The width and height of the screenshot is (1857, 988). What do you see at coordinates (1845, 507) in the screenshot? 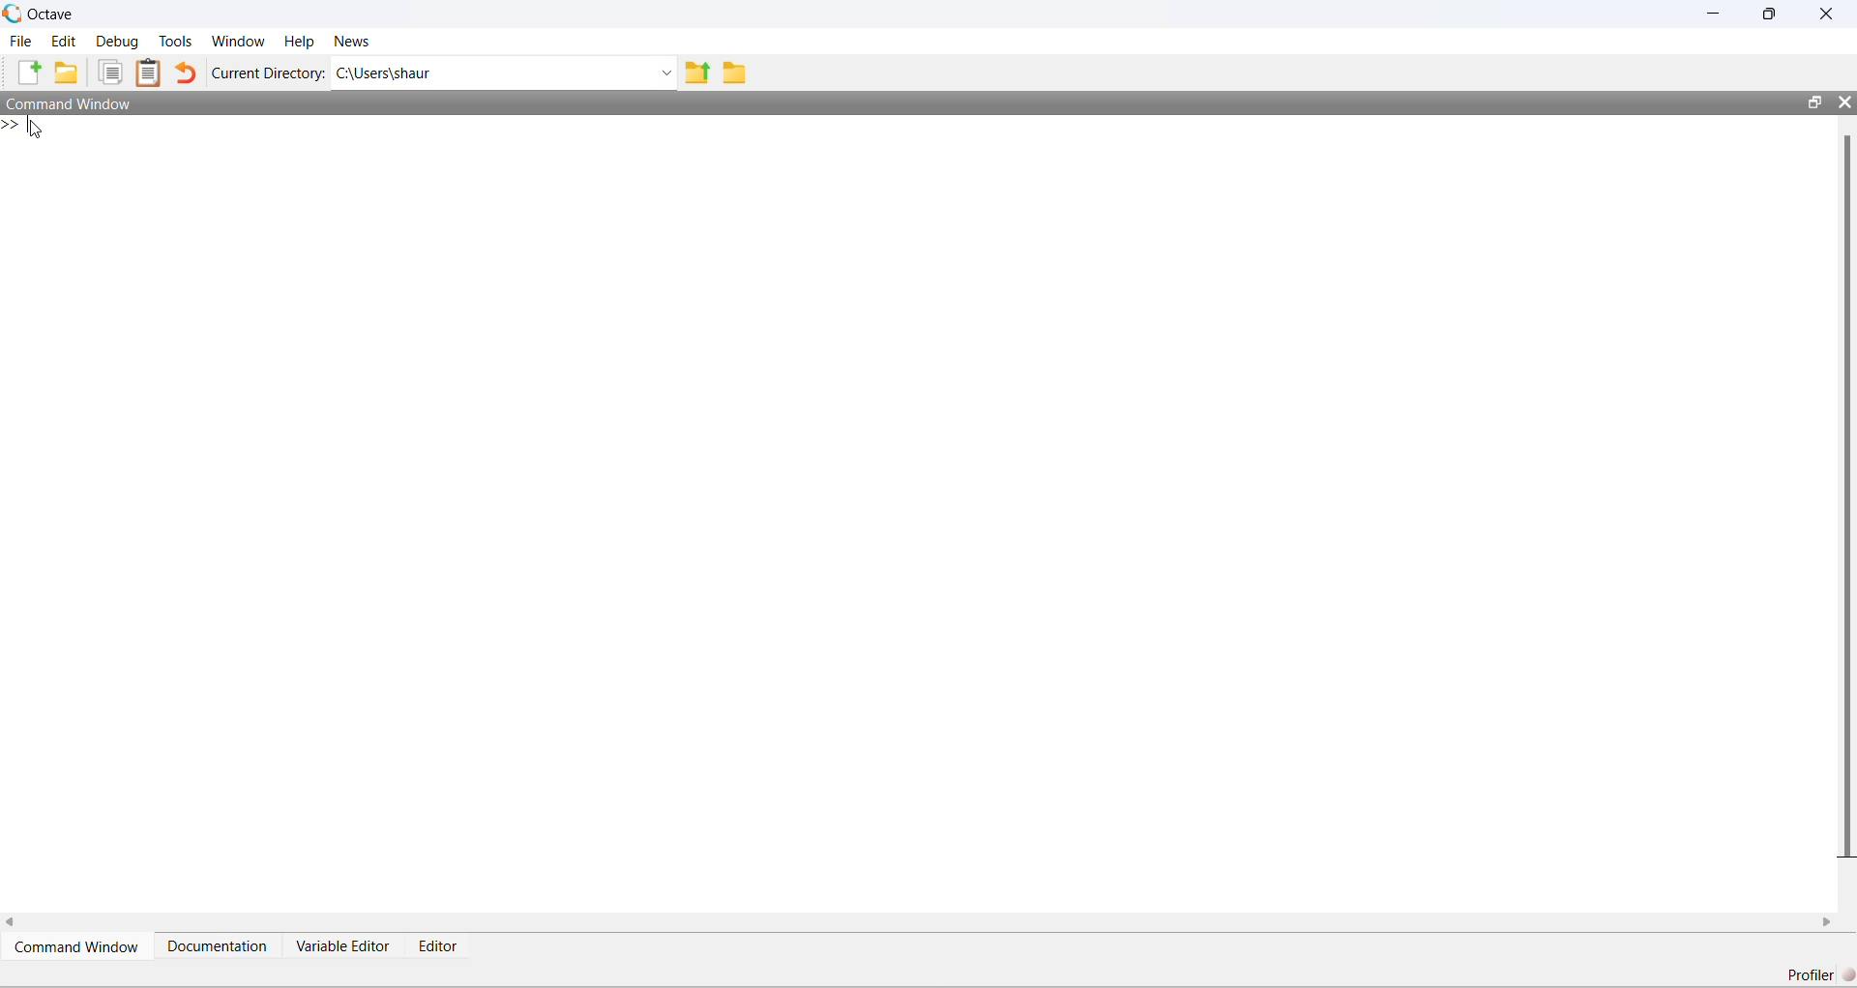
I see `vertical scroll bar` at bounding box center [1845, 507].